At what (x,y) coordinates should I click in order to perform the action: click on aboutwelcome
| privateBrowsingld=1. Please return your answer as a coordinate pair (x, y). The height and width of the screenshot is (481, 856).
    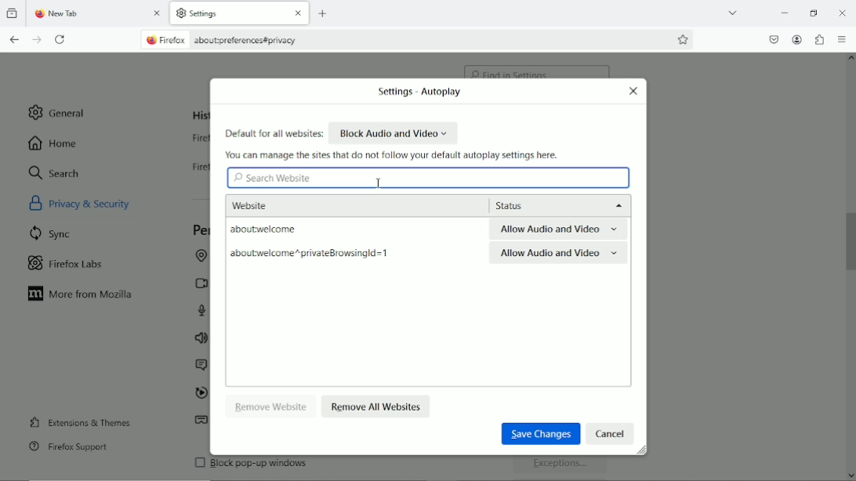
    Looking at the image, I should click on (310, 255).